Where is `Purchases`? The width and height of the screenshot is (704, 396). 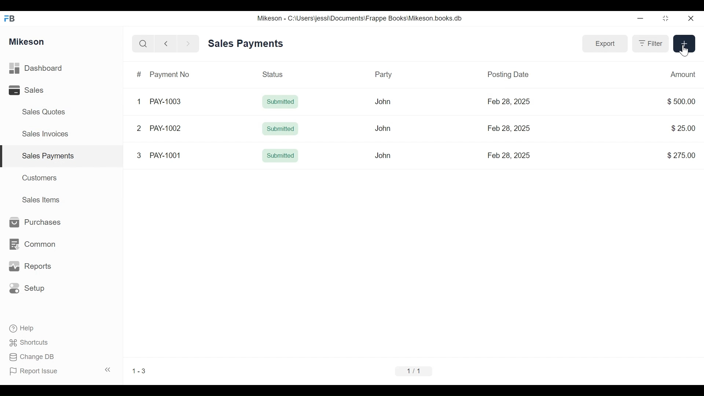 Purchases is located at coordinates (35, 222).